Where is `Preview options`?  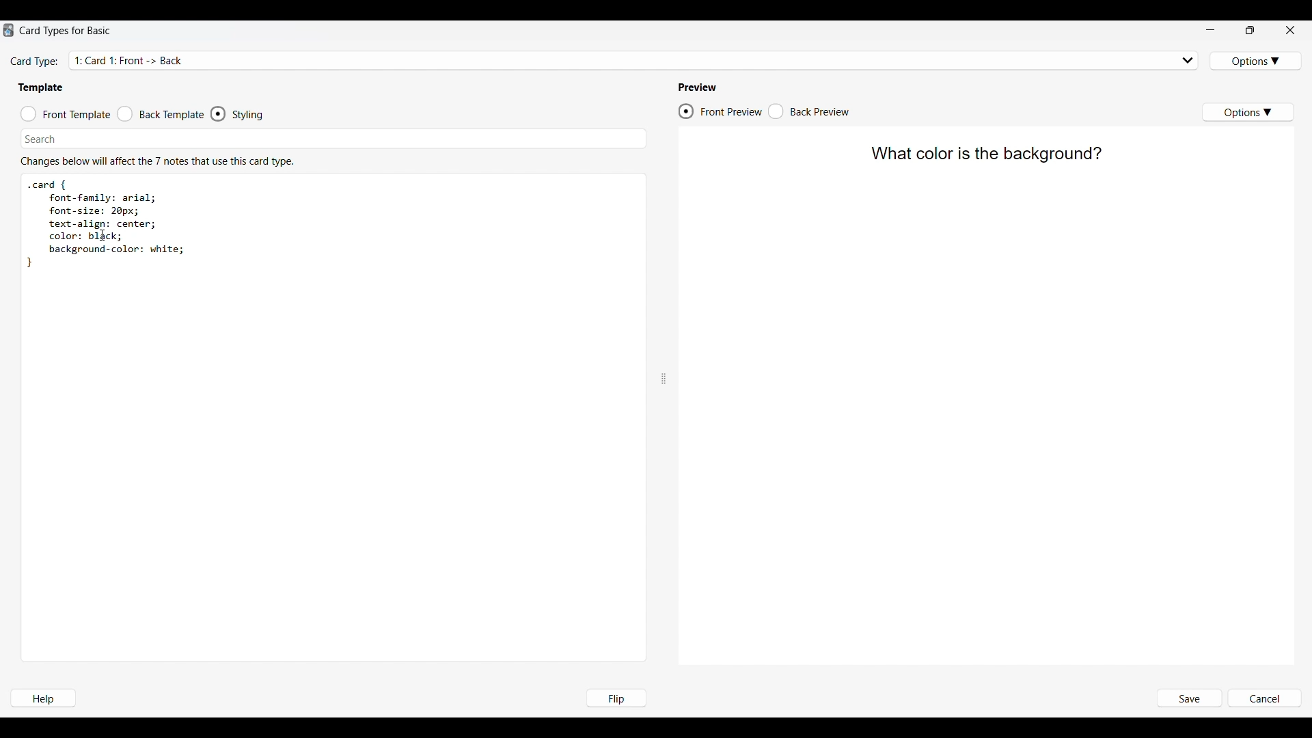 Preview options is located at coordinates (1247, 112).